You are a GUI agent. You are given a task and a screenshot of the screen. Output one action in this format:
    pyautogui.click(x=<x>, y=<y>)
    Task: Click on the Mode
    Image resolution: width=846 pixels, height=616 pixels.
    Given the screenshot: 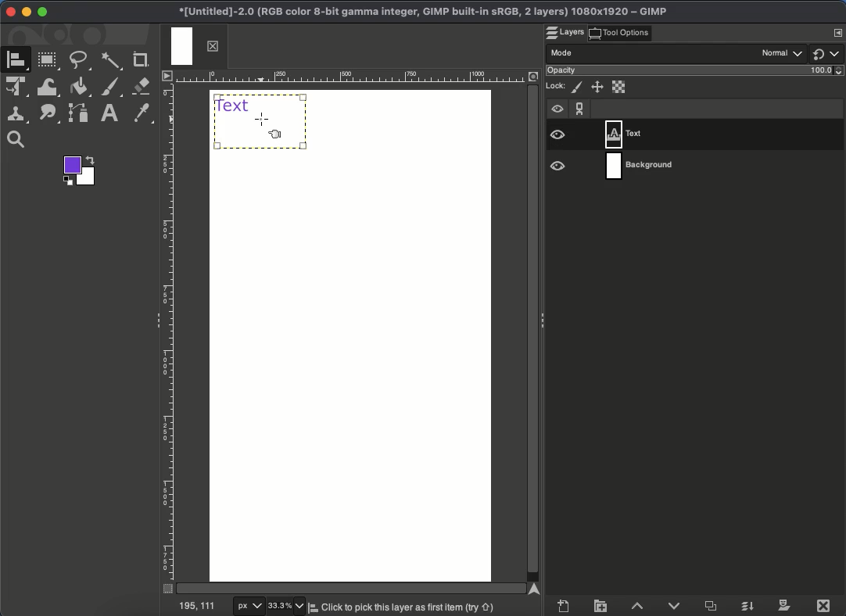 What is the action you would take?
    pyautogui.click(x=652, y=53)
    